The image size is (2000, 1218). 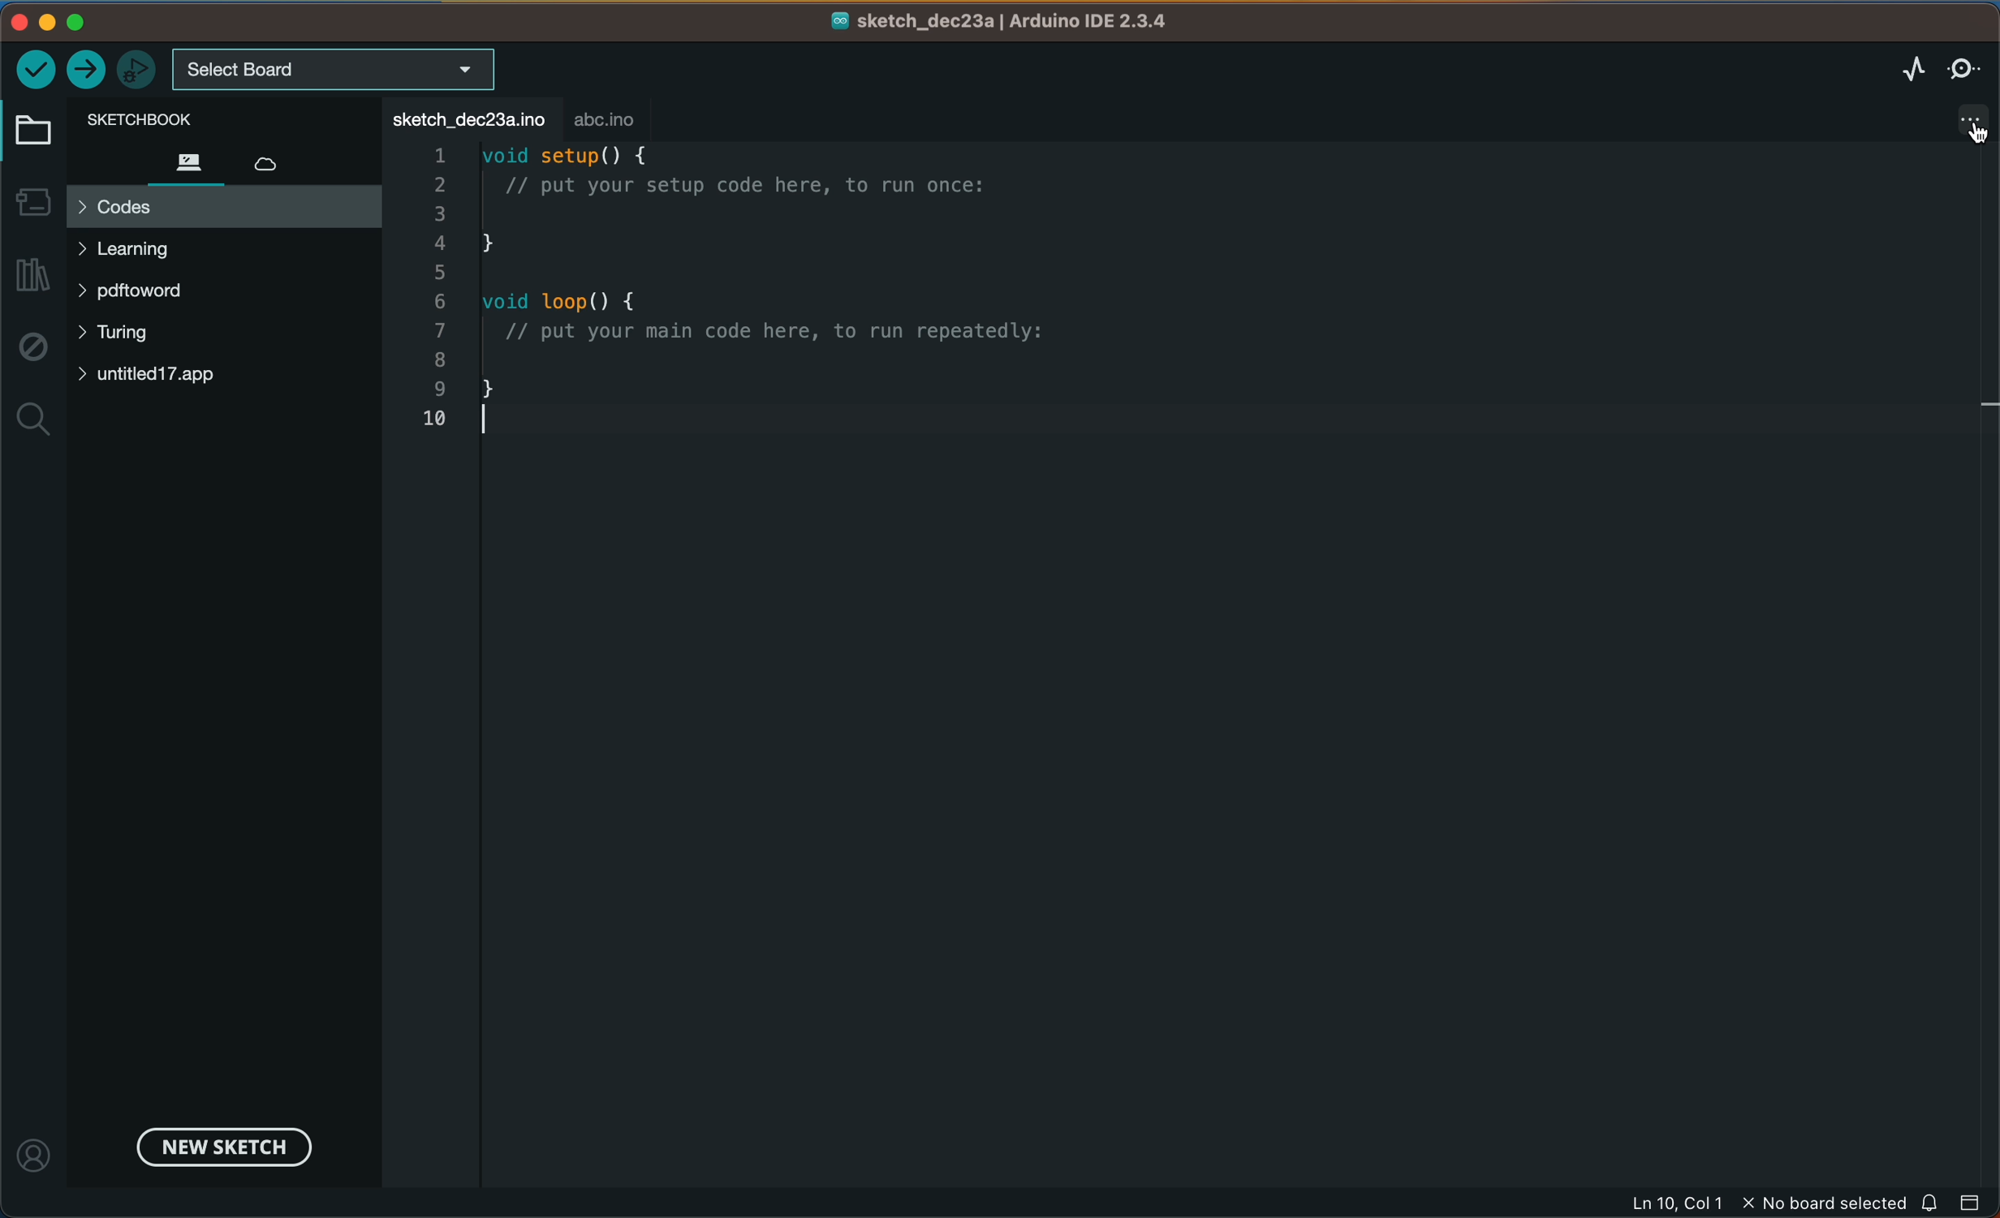 I want to click on profile, so click(x=33, y=1156).